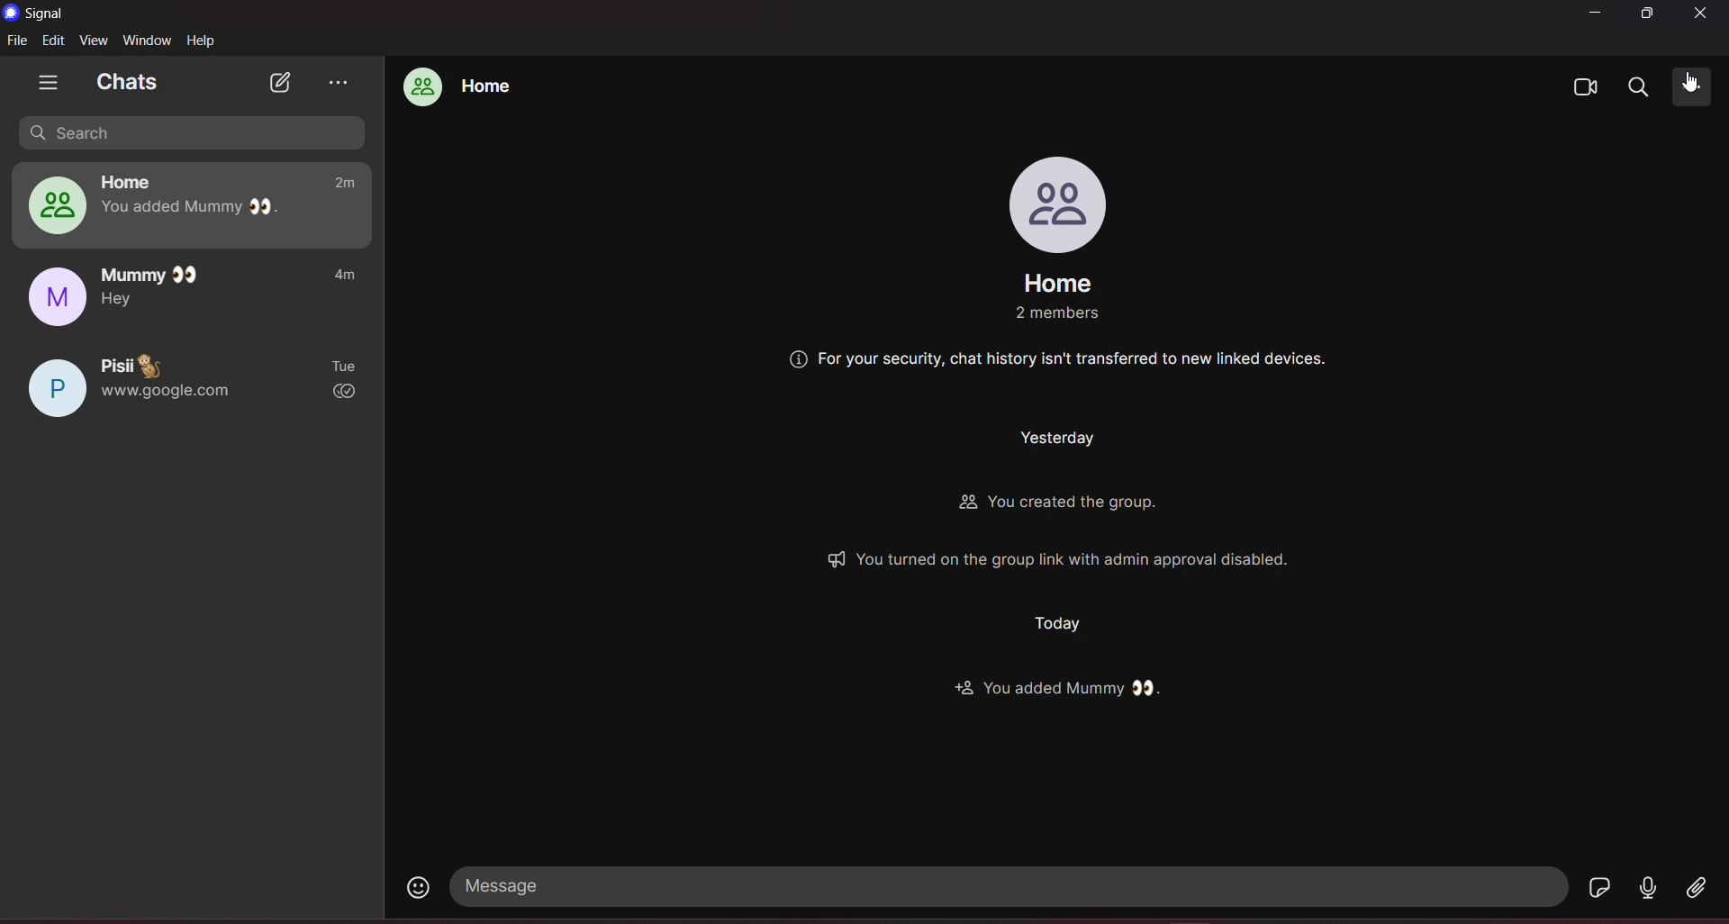 The width and height of the screenshot is (1729, 924). What do you see at coordinates (1646, 888) in the screenshot?
I see `voice message` at bounding box center [1646, 888].